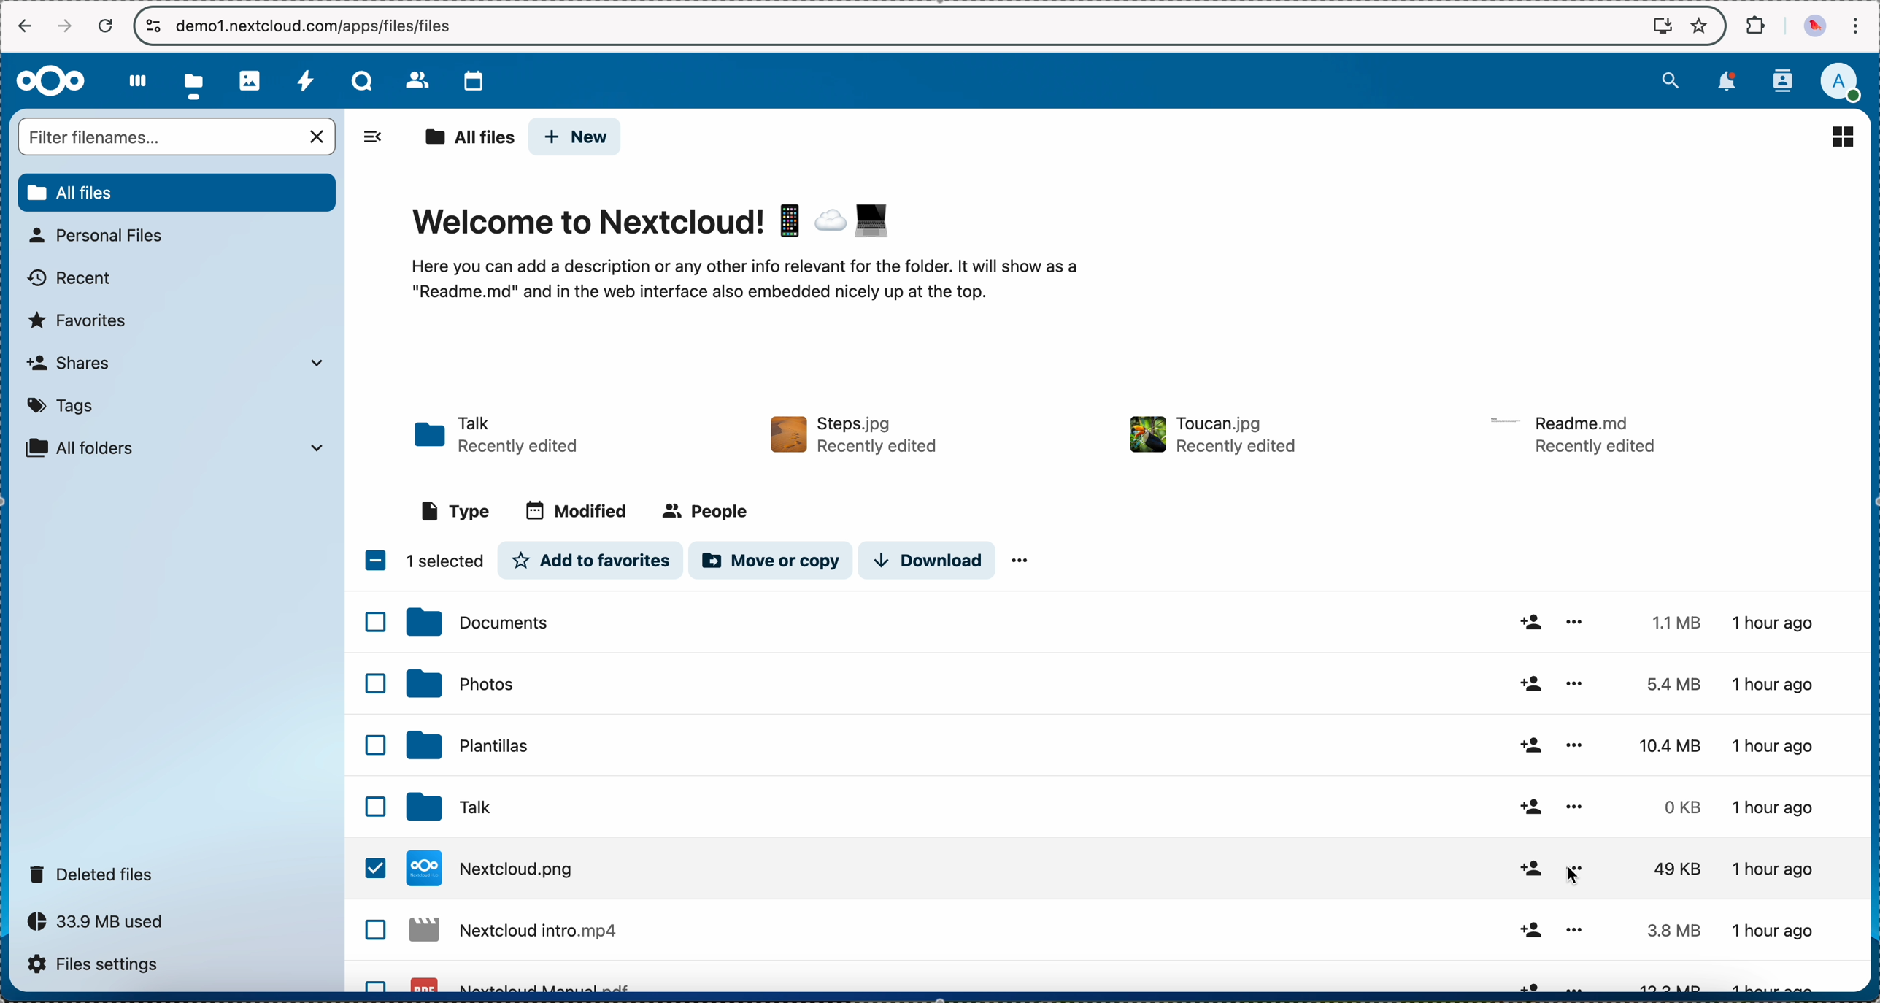 This screenshot has width=1880, height=1003. I want to click on mouse on more options, so click(1578, 879).